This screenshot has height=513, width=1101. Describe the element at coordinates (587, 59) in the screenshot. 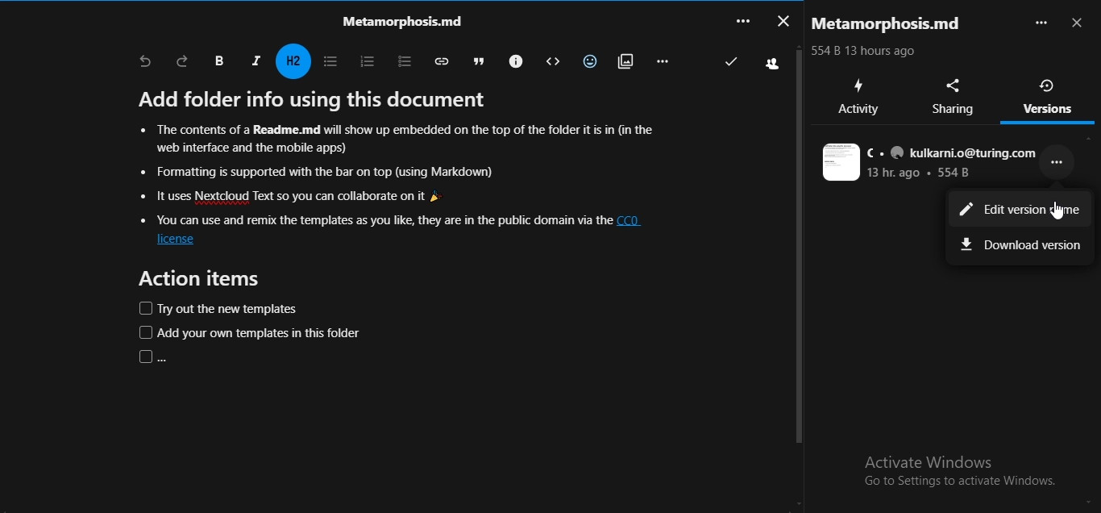

I see `insert emoji` at that location.